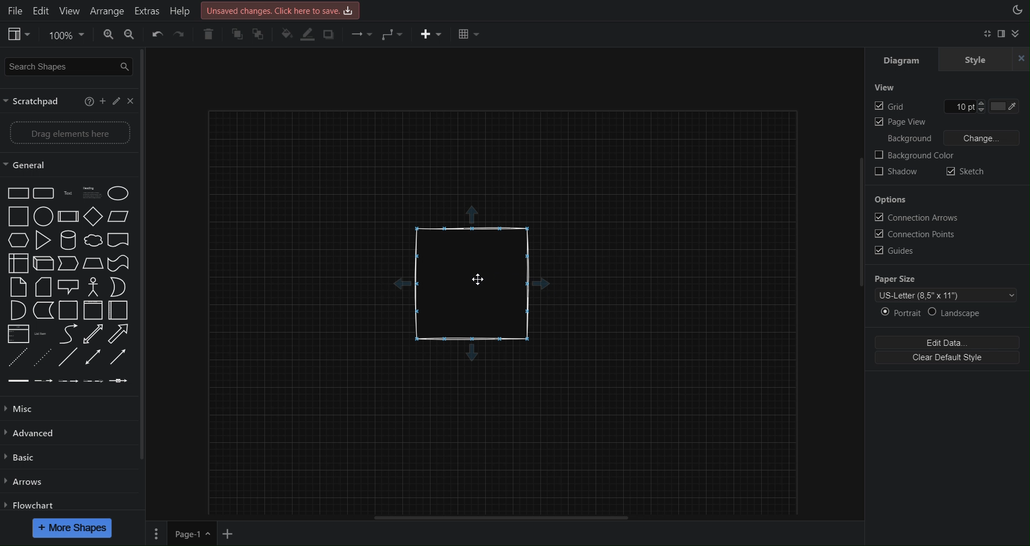 Image resolution: width=1030 pixels, height=546 pixels. I want to click on Change, so click(983, 138).